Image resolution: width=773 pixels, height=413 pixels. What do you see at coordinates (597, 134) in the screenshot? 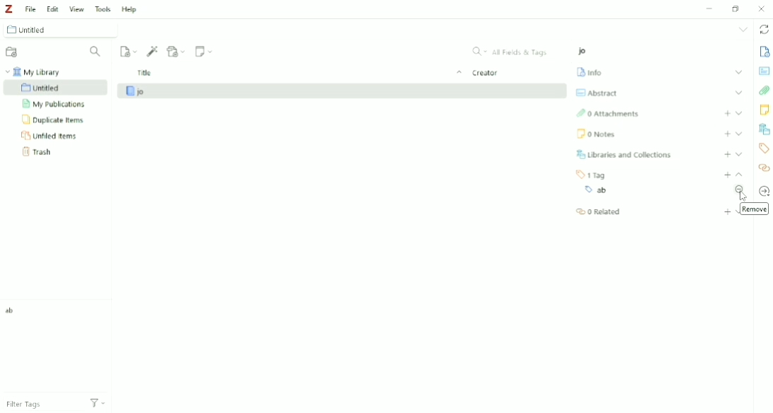
I see `Notes` at bounding box center [597, 134].